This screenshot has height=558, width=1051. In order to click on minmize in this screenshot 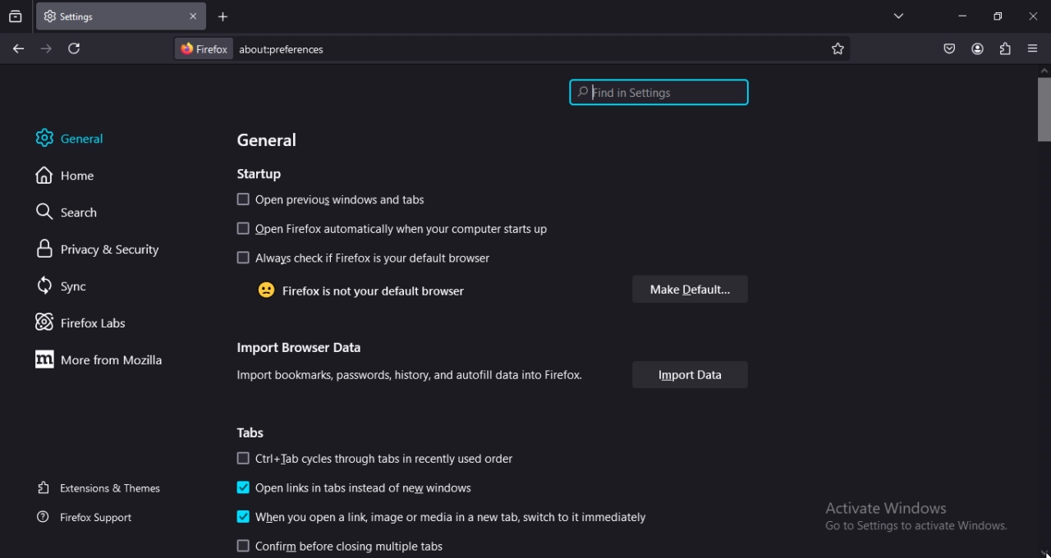, I will do `click(961, 15)`.